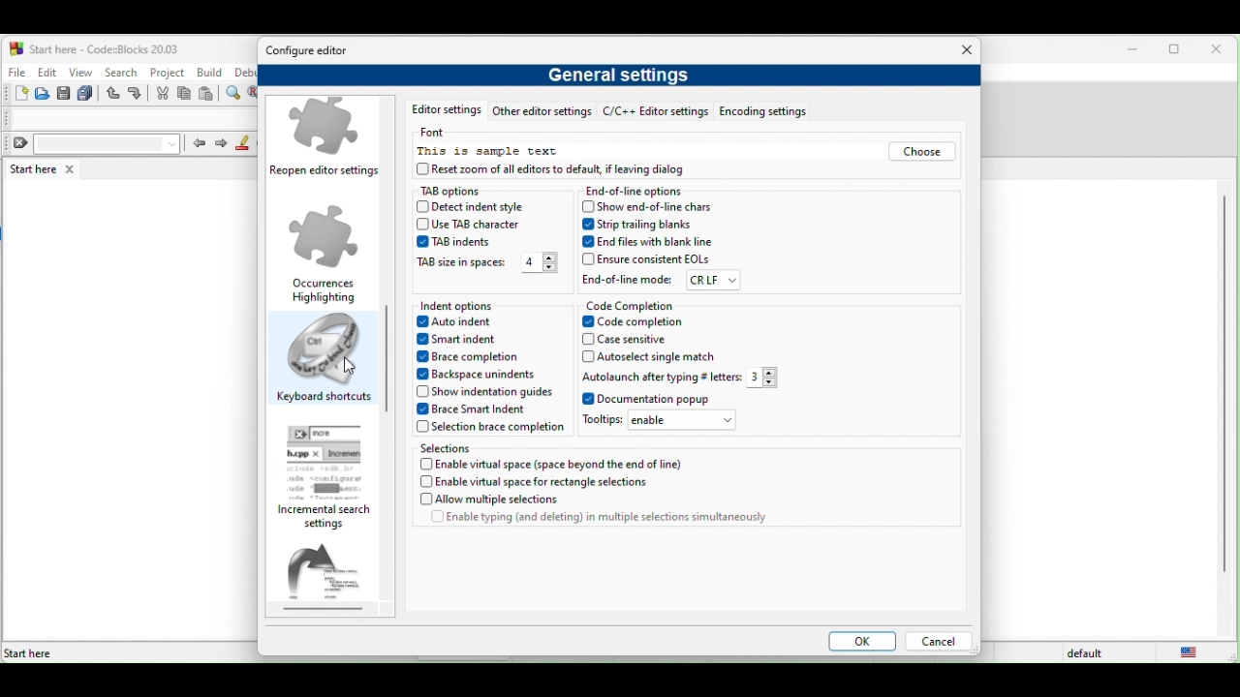  Describe the element at coordinates (185, 95) in the screenshot. I see `copy` at that location.